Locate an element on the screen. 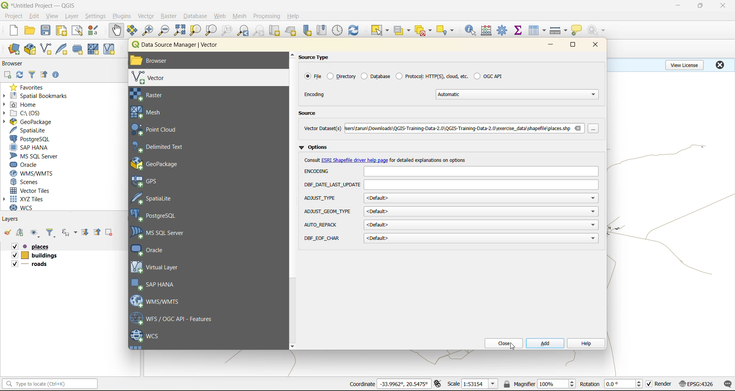 The width and height of the screenshot is (735, 391). project is located at coordinates (13, 16).